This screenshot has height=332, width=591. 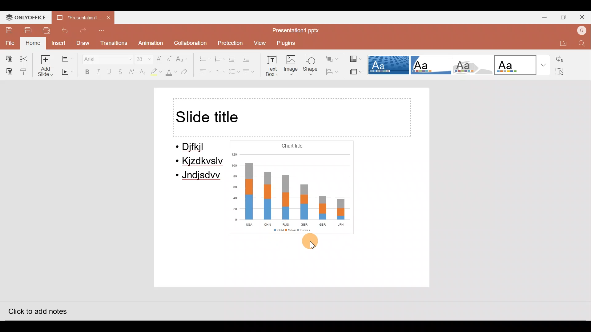 What do you see at coordinates (516, 65) in the screenshot?
I see `Theme 4` at bounding box center [516, 65].